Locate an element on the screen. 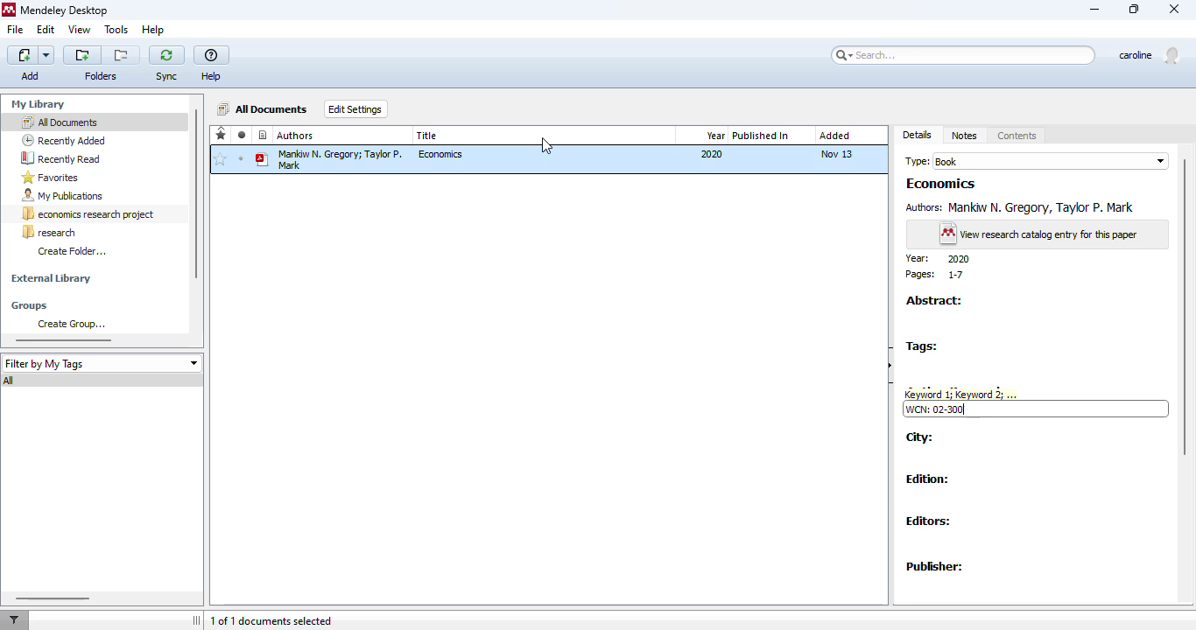 This screenshot has height=630, width=1196. 2020 is located at coordinates (713, 154).